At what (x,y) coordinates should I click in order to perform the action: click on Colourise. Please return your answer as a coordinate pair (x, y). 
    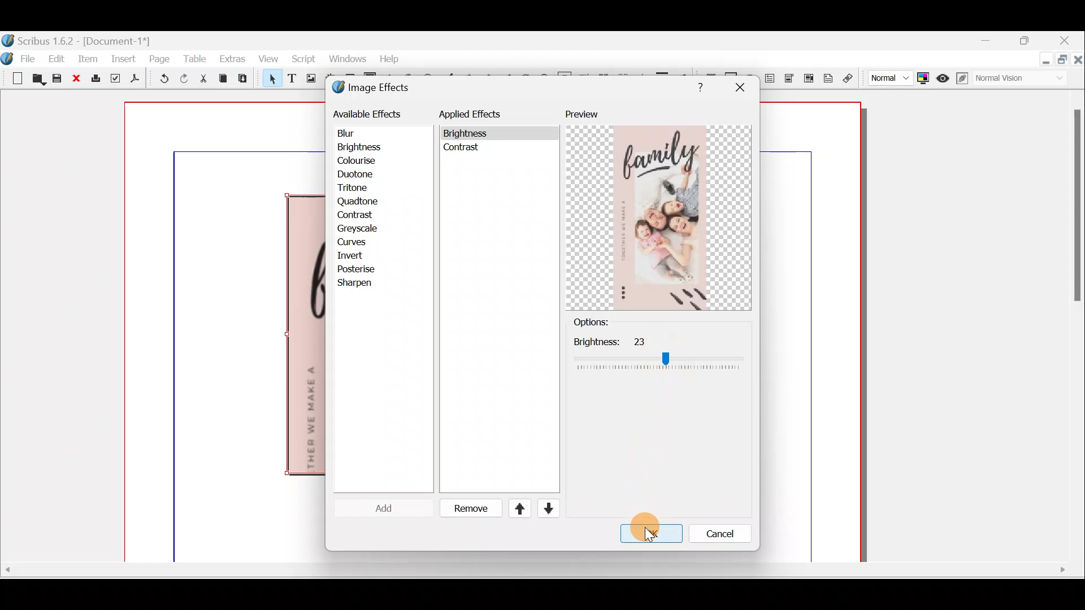
    Looking at the image, I should click on (362, 162).